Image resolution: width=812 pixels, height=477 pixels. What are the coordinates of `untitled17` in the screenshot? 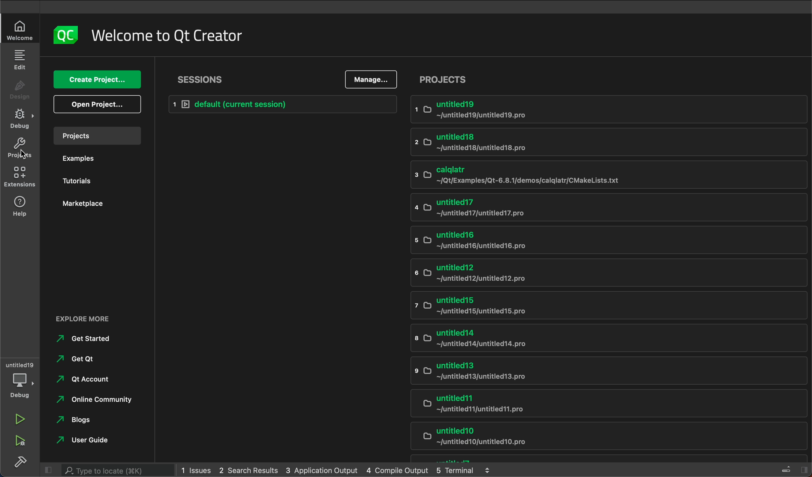 It's located at (610, 208).